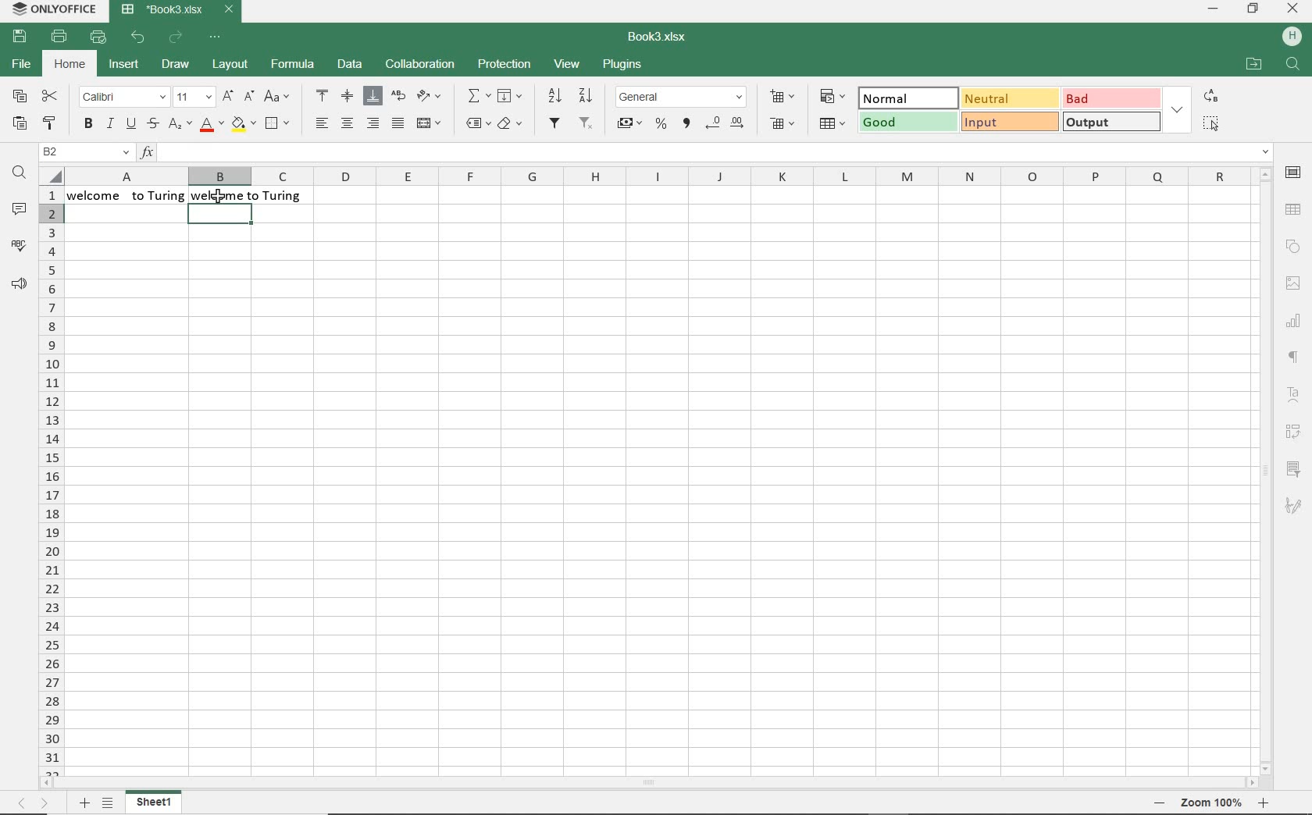 This screenshot has width=1312, height=815. I want to click on copy, so click(20, 96).